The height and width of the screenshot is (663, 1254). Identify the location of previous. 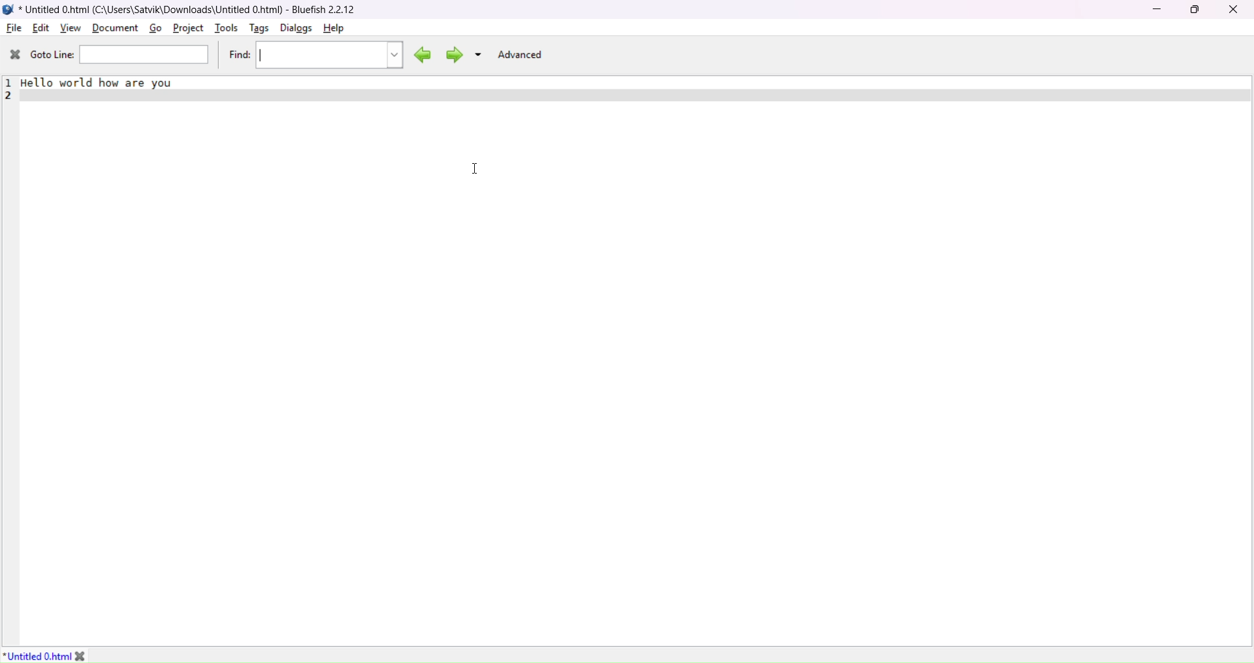
(421, 53).